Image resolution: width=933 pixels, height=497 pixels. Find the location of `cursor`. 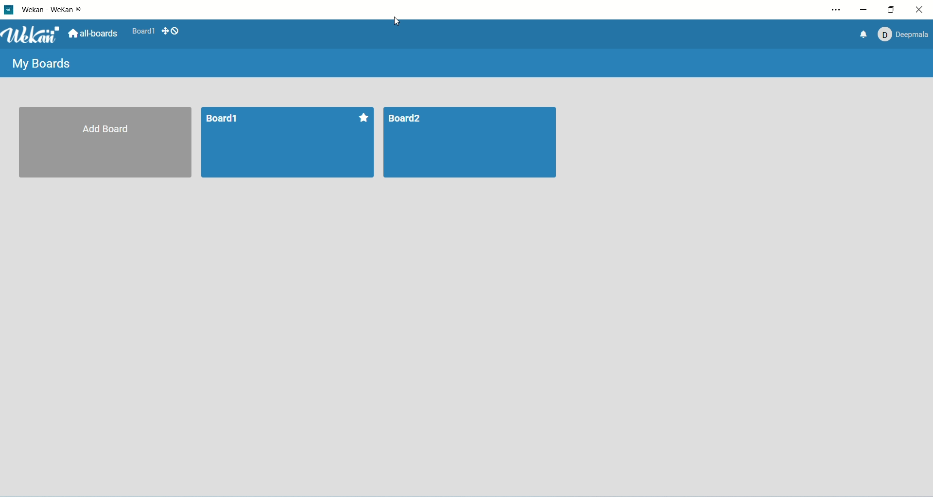

cursor is located at coordinates (399, 20).